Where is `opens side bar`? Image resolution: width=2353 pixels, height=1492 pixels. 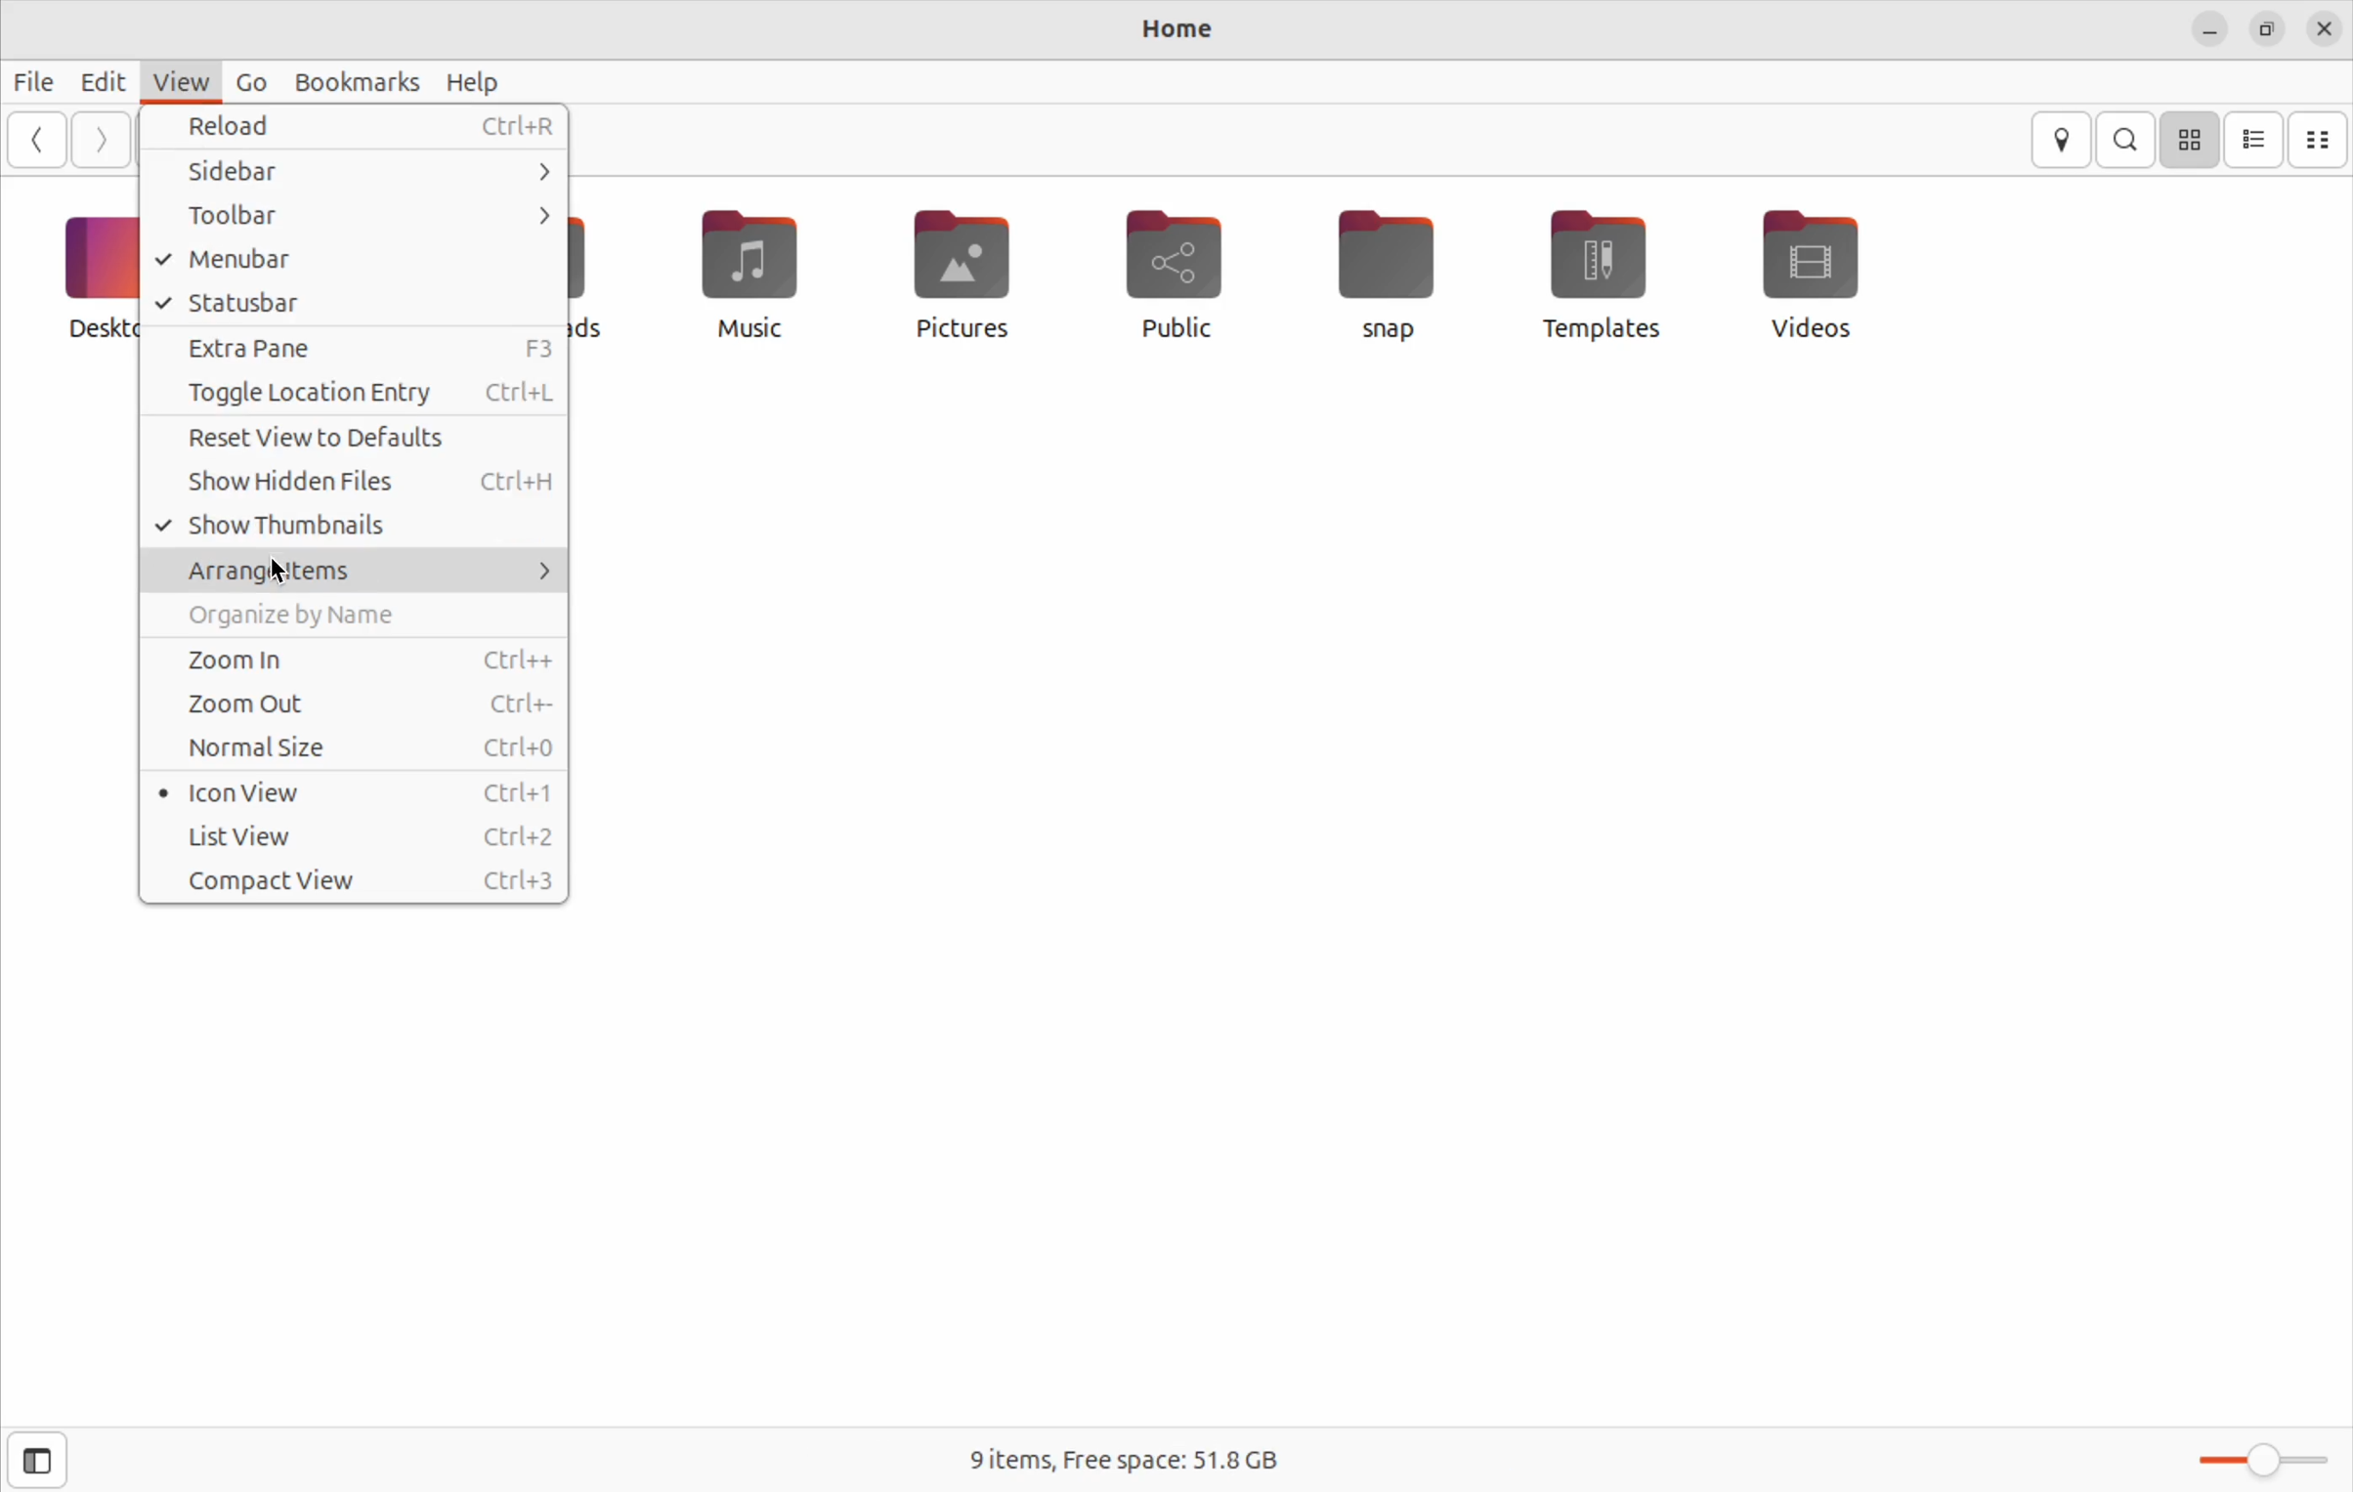
opens side bar is located at coordinates (40, 1458).